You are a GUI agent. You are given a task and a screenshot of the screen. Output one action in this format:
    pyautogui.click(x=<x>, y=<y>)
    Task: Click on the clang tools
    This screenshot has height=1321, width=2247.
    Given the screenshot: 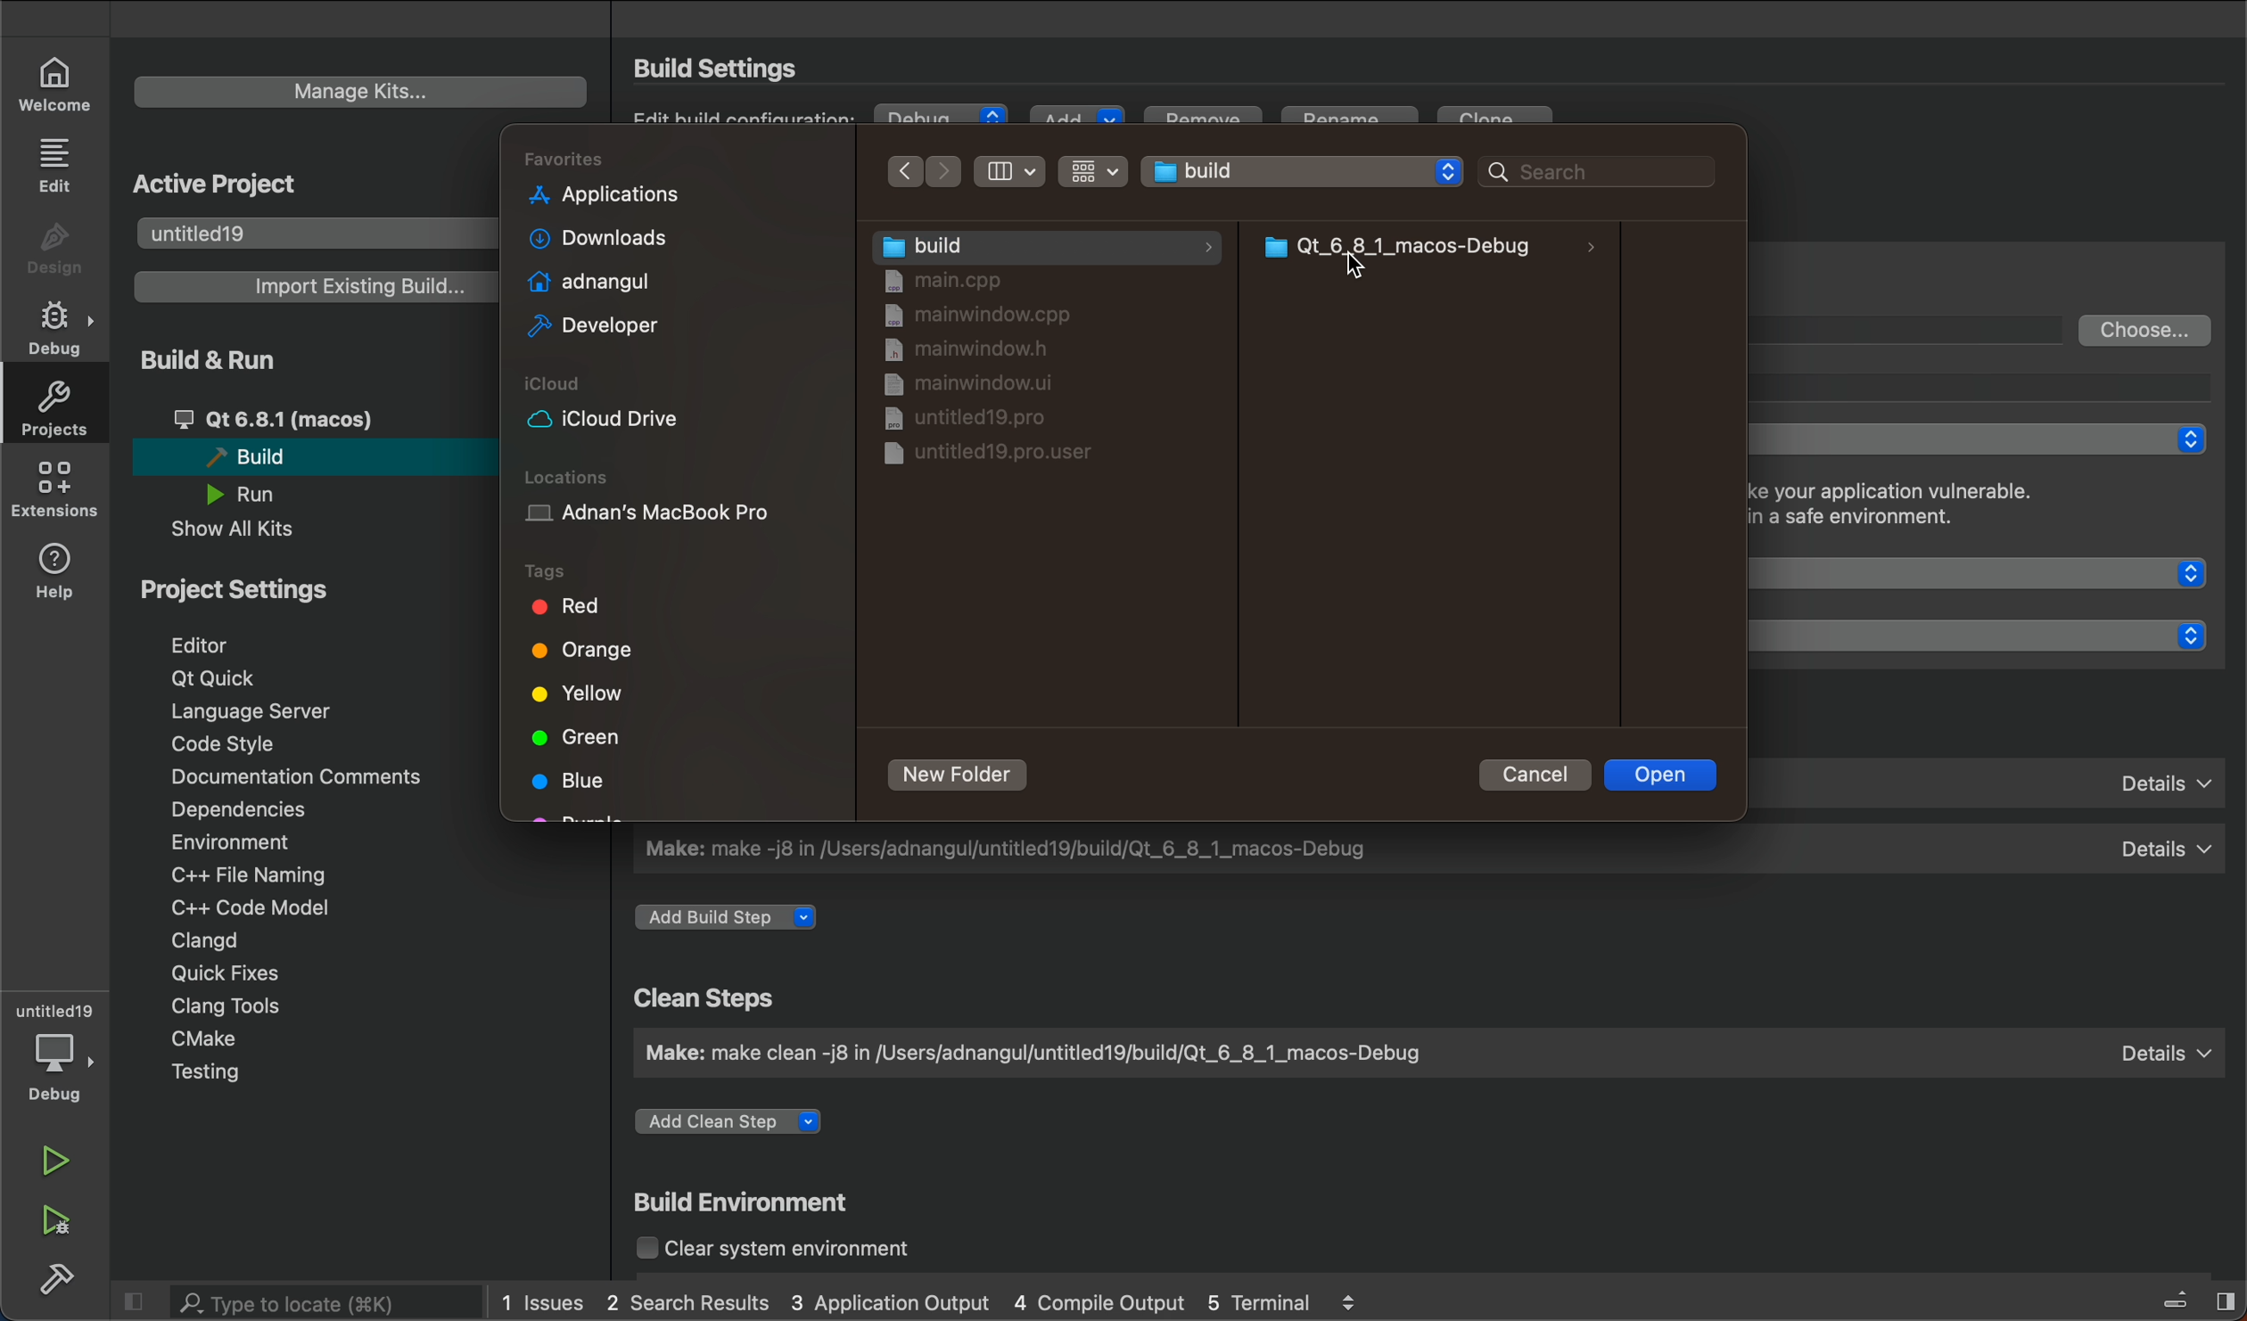 What is the action you would take?
    pyautogui.click(x=221, y=1005)
    